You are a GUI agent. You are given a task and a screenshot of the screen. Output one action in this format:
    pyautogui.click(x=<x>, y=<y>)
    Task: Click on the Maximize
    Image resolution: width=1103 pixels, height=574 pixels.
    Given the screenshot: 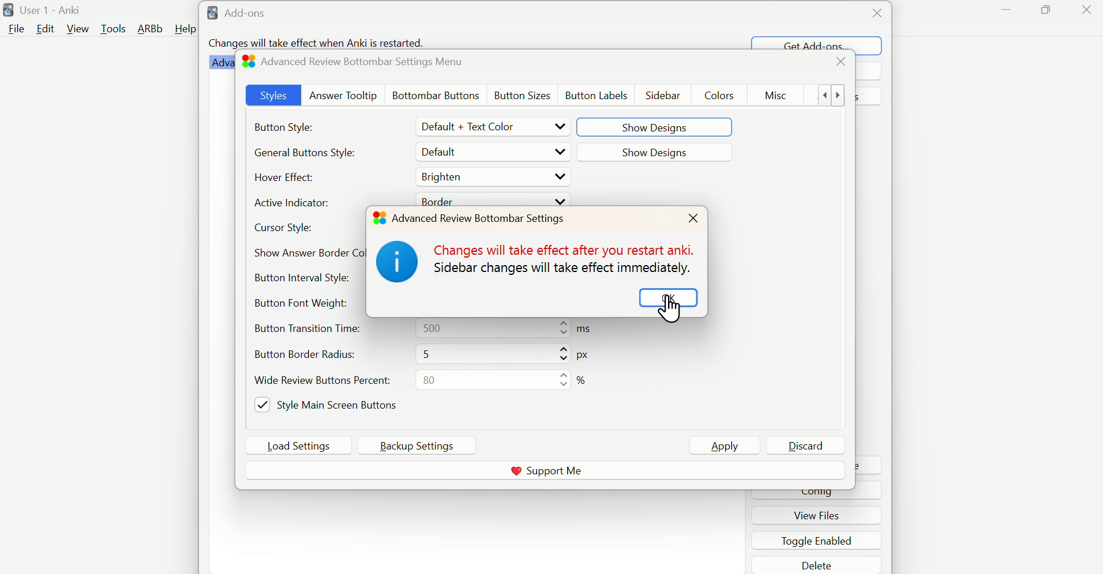 What is the action you would take?
    pyautogui.click(x=1049, y=9)
    